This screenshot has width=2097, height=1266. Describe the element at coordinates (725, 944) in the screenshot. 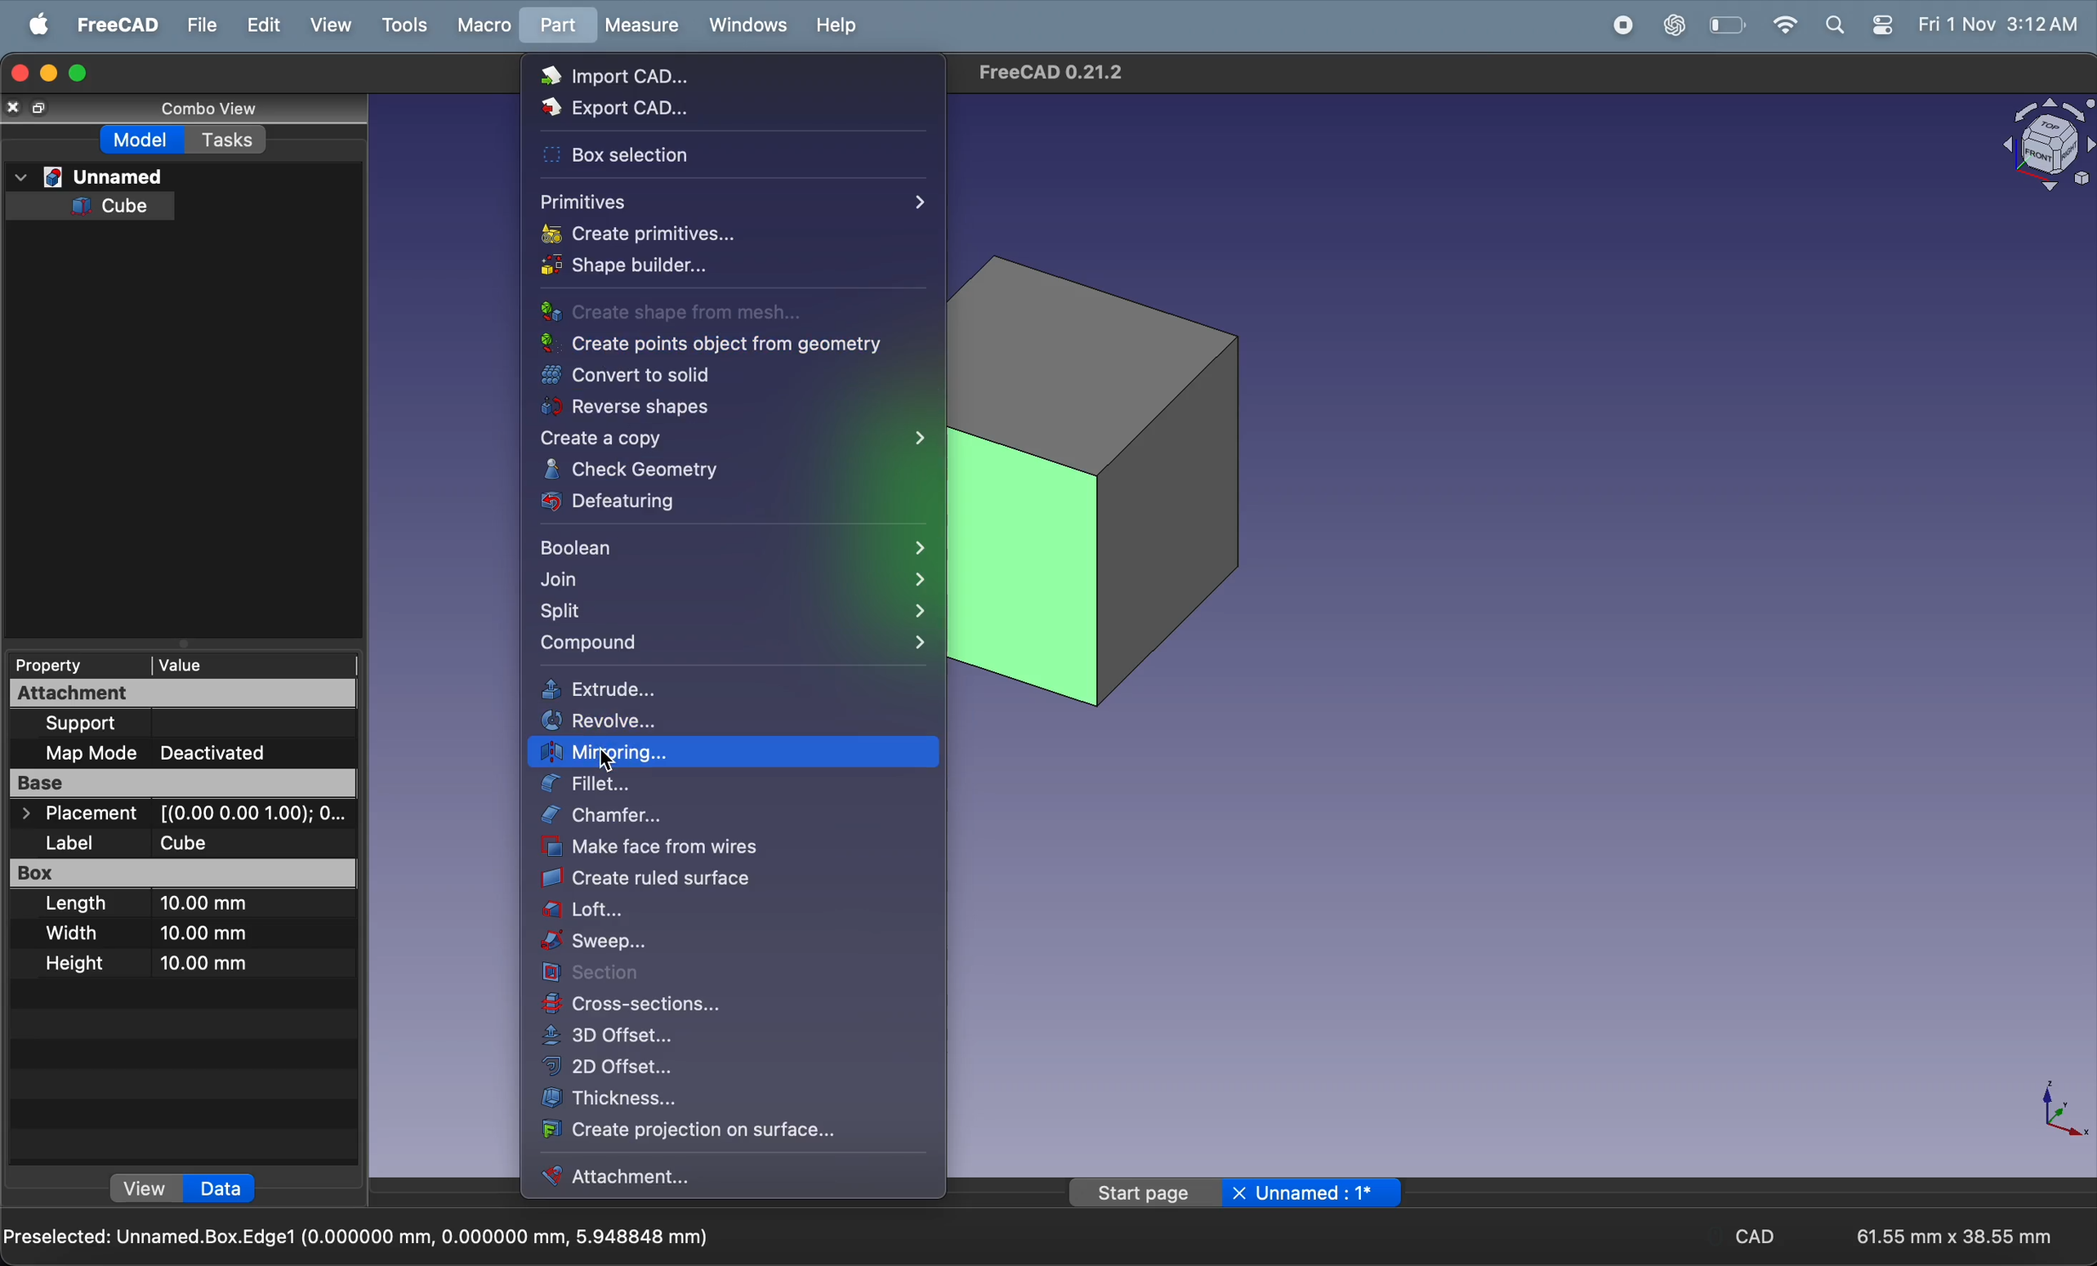

I see `sweep` at that location.